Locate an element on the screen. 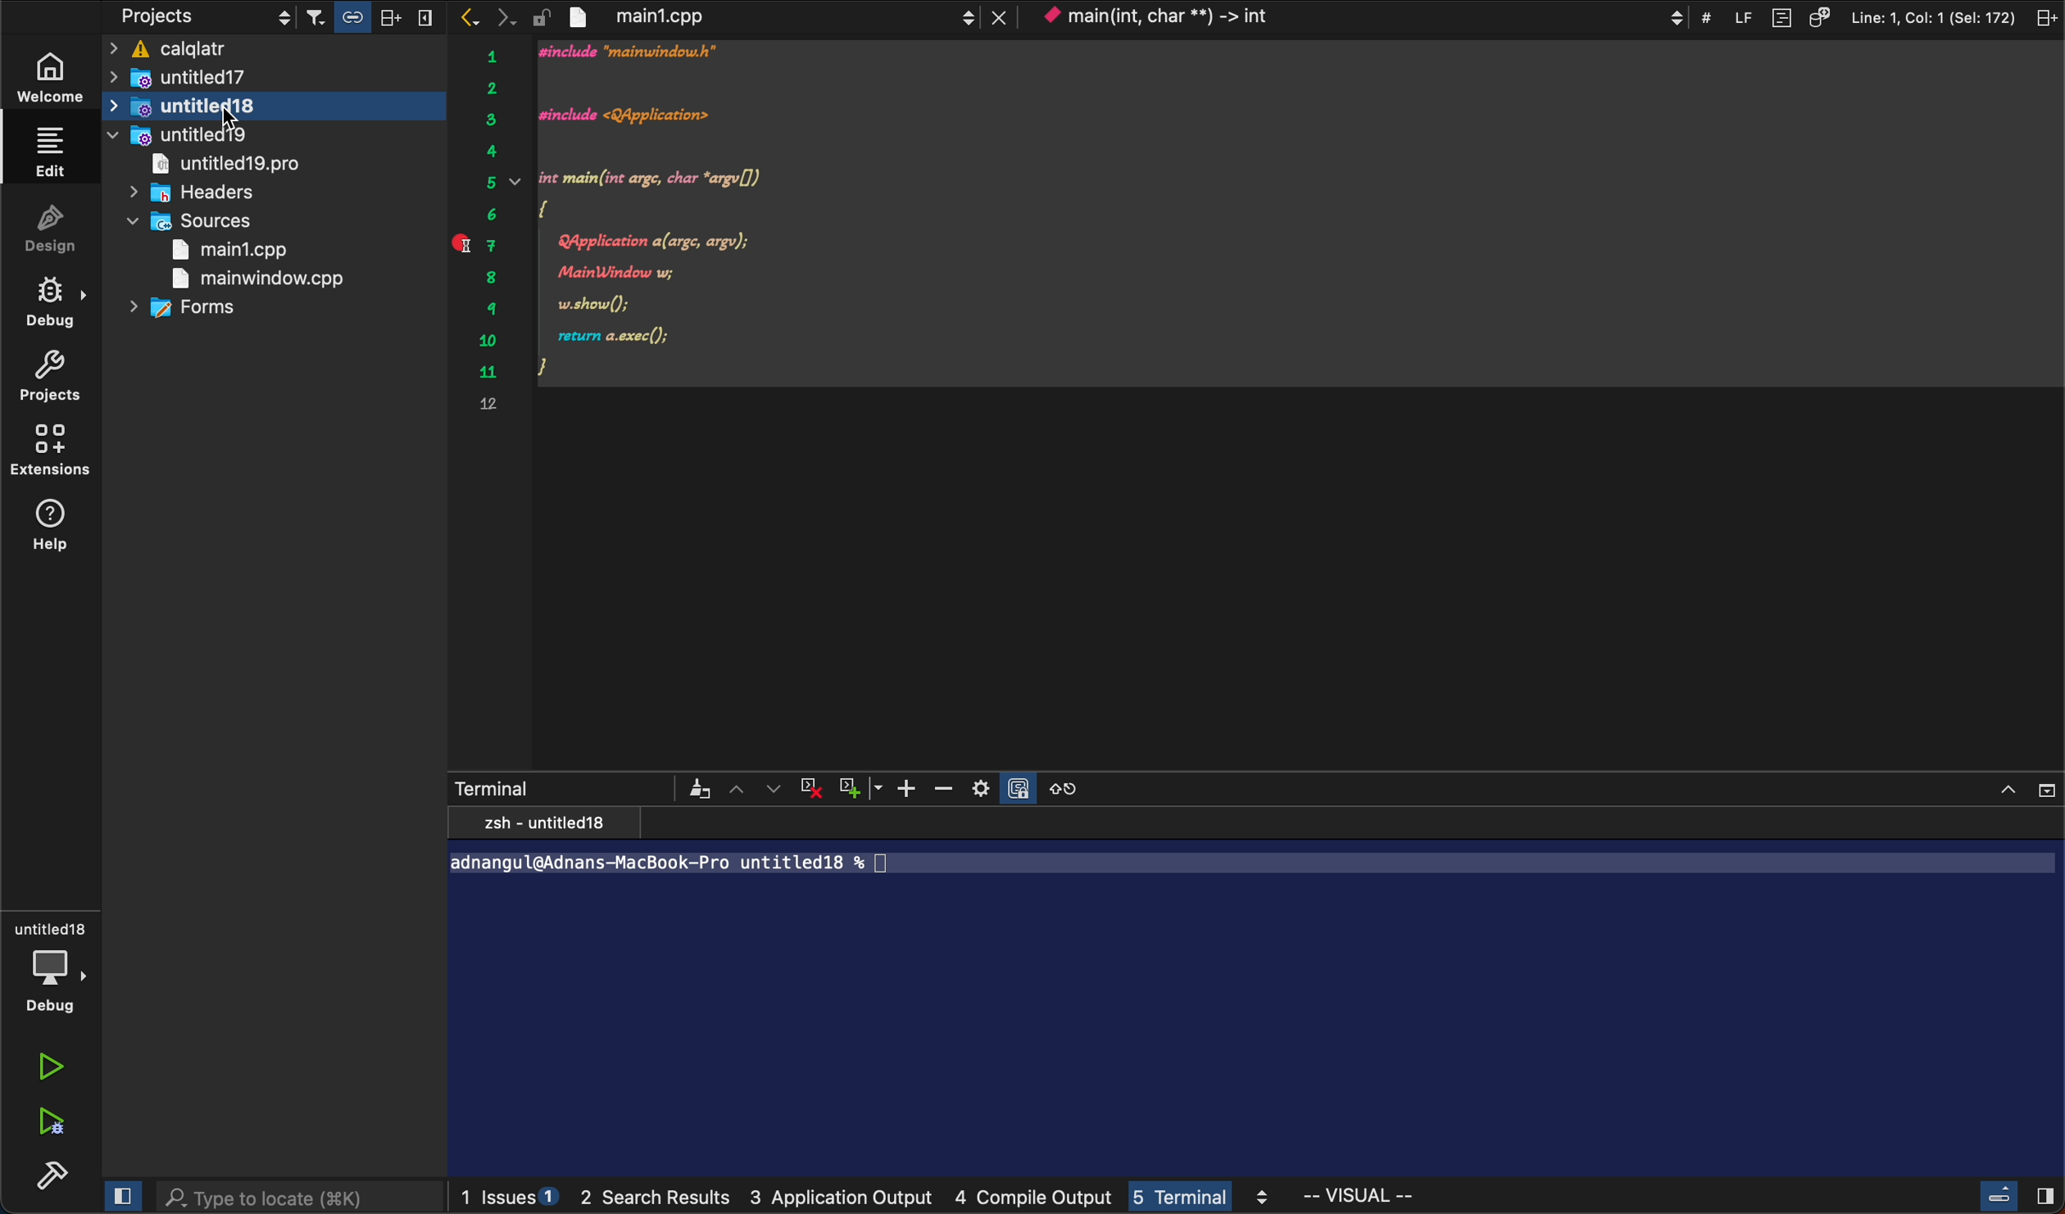 The height and width of the screenshot is (1214, 2065). next is located at coordinates (506, 16).